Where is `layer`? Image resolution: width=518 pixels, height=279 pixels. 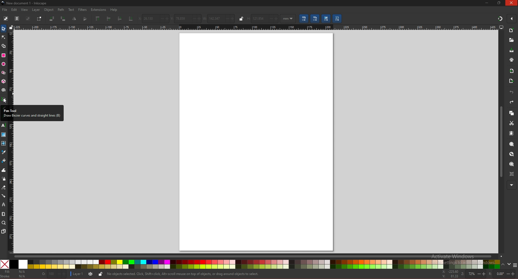 layer is located at coordinates (36, 10).